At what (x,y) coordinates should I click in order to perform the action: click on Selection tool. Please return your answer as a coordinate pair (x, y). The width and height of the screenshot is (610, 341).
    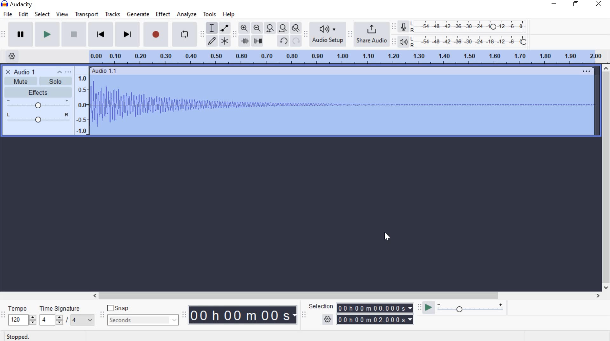
    Looking at the image, I should click on (212, 29).